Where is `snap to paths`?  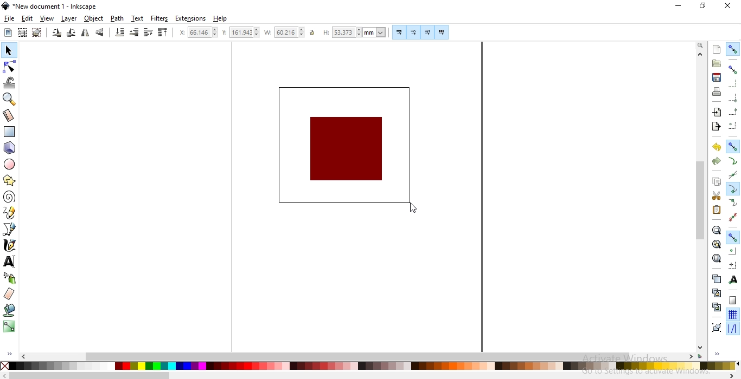
snap to paths is located at coordinates (733, 161).